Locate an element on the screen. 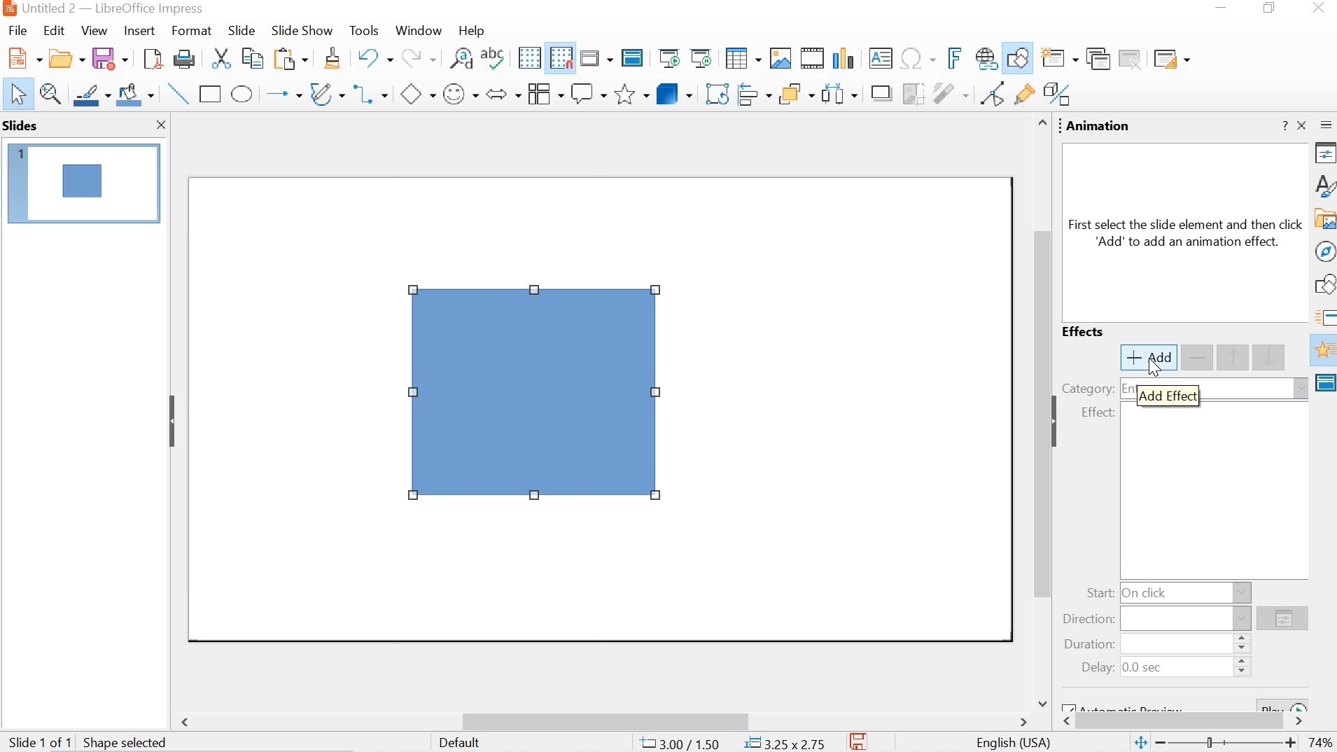 The width and height of the screenshot is (1337, 752). slide transition is located at coordinates (1324, 316).